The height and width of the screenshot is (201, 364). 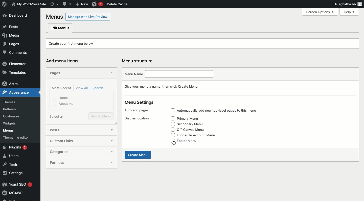 I want to click on Delete cache, so click(x=117, y=4).